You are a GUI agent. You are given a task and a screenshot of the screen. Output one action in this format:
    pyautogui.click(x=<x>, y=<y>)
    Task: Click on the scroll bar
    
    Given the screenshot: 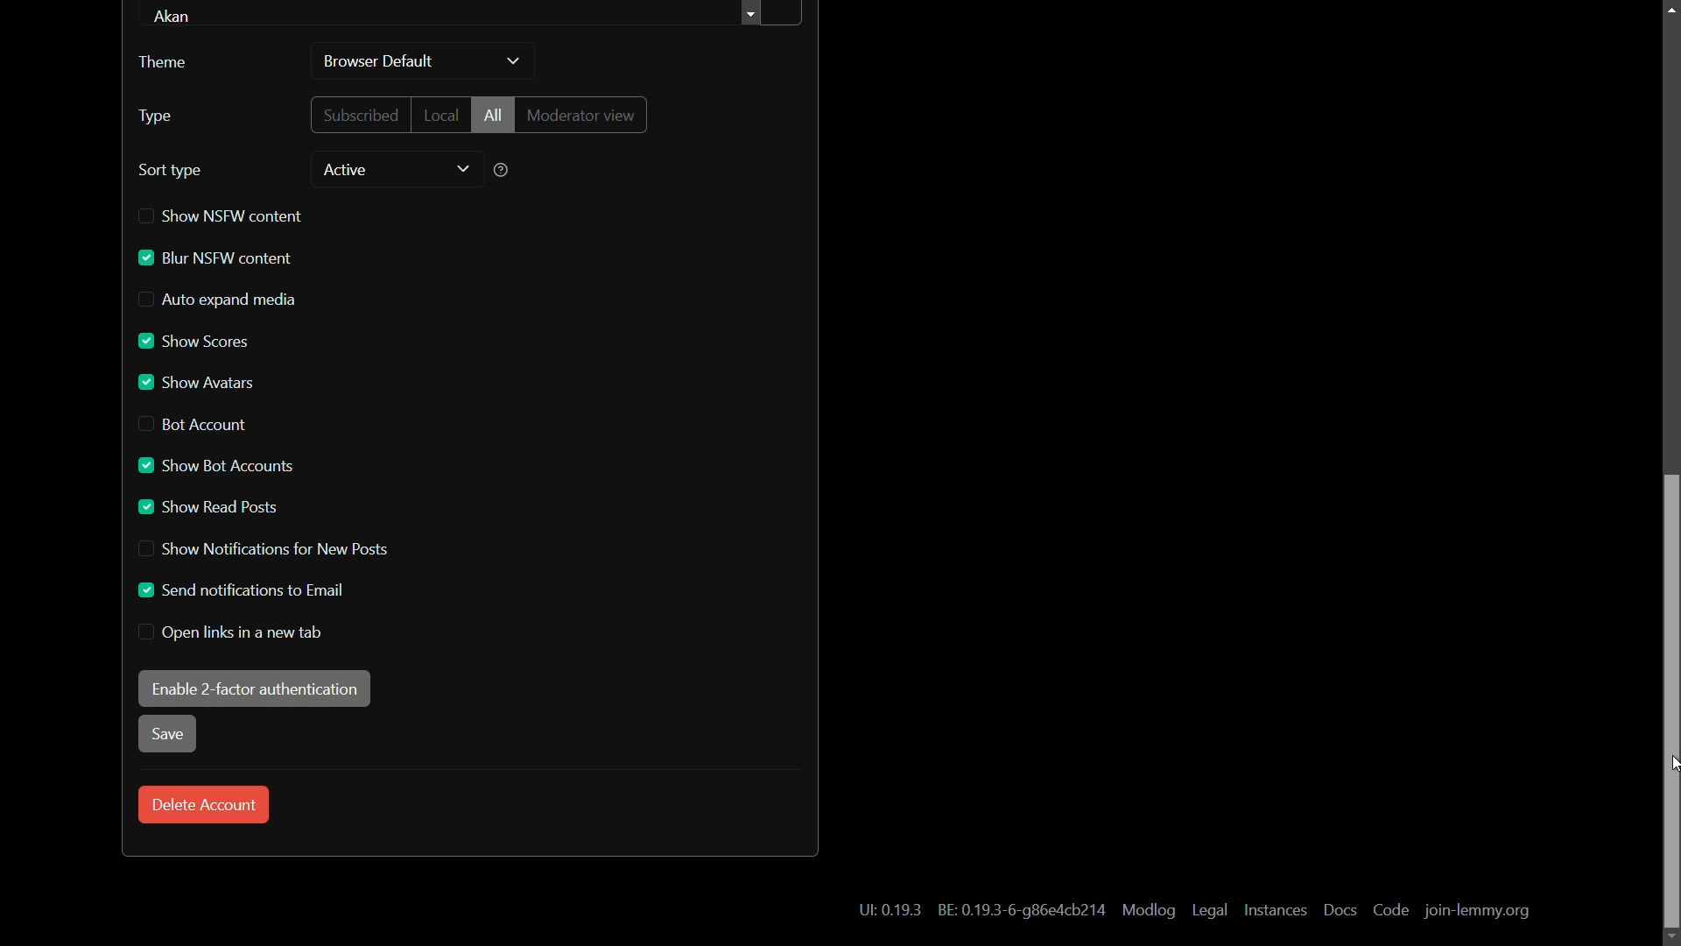 What is the action you would take?
    pyautogui.click(x=1670, y=702)
    